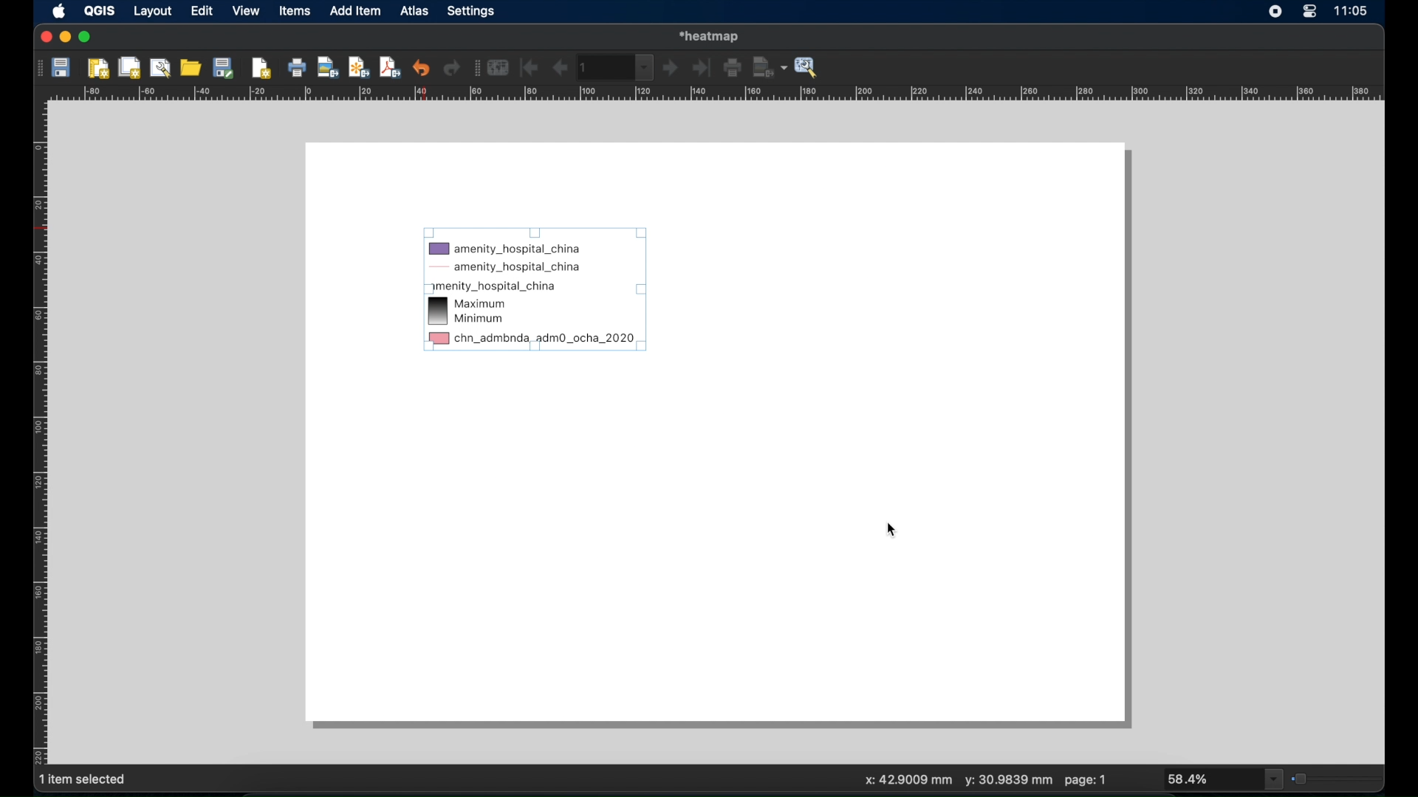 This screenshot has height=797, width=1418. Describe the element at coordinates (131, 67) in the screenshot. I see `duplicate layout` at that location.